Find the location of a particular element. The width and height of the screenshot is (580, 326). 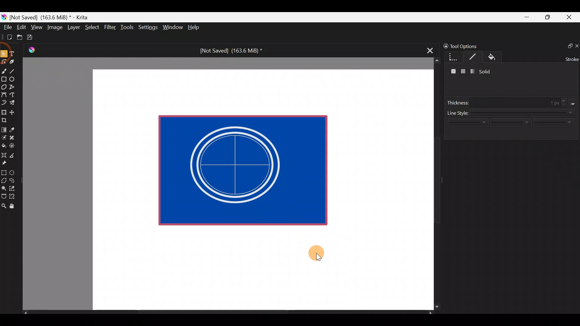

Maximize is located at coordinates (547, 17).